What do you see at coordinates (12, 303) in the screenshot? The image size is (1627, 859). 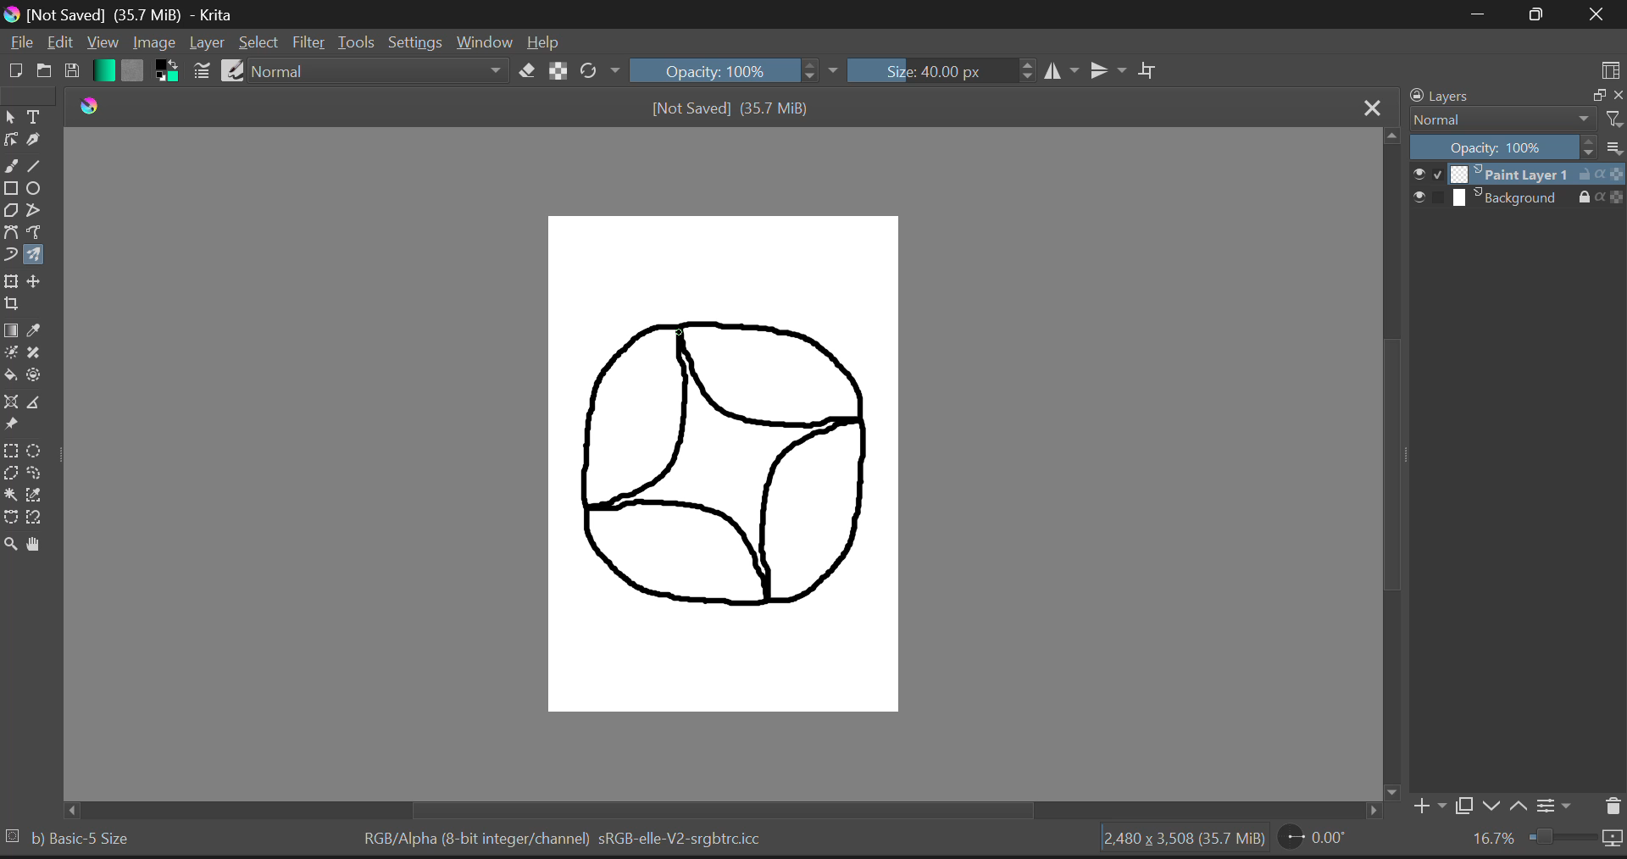 I see `Crop Layer` at bounding box center [12, 303].